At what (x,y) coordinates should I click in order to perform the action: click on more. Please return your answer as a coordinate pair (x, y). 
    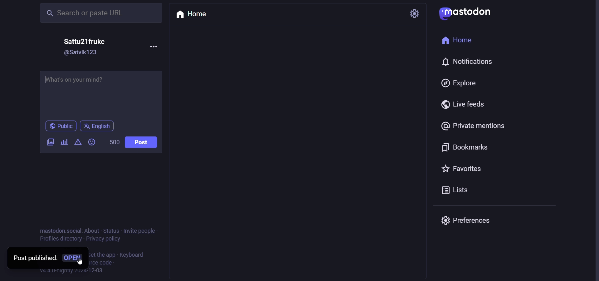
    Looking at the image, I should click on (154, 47).